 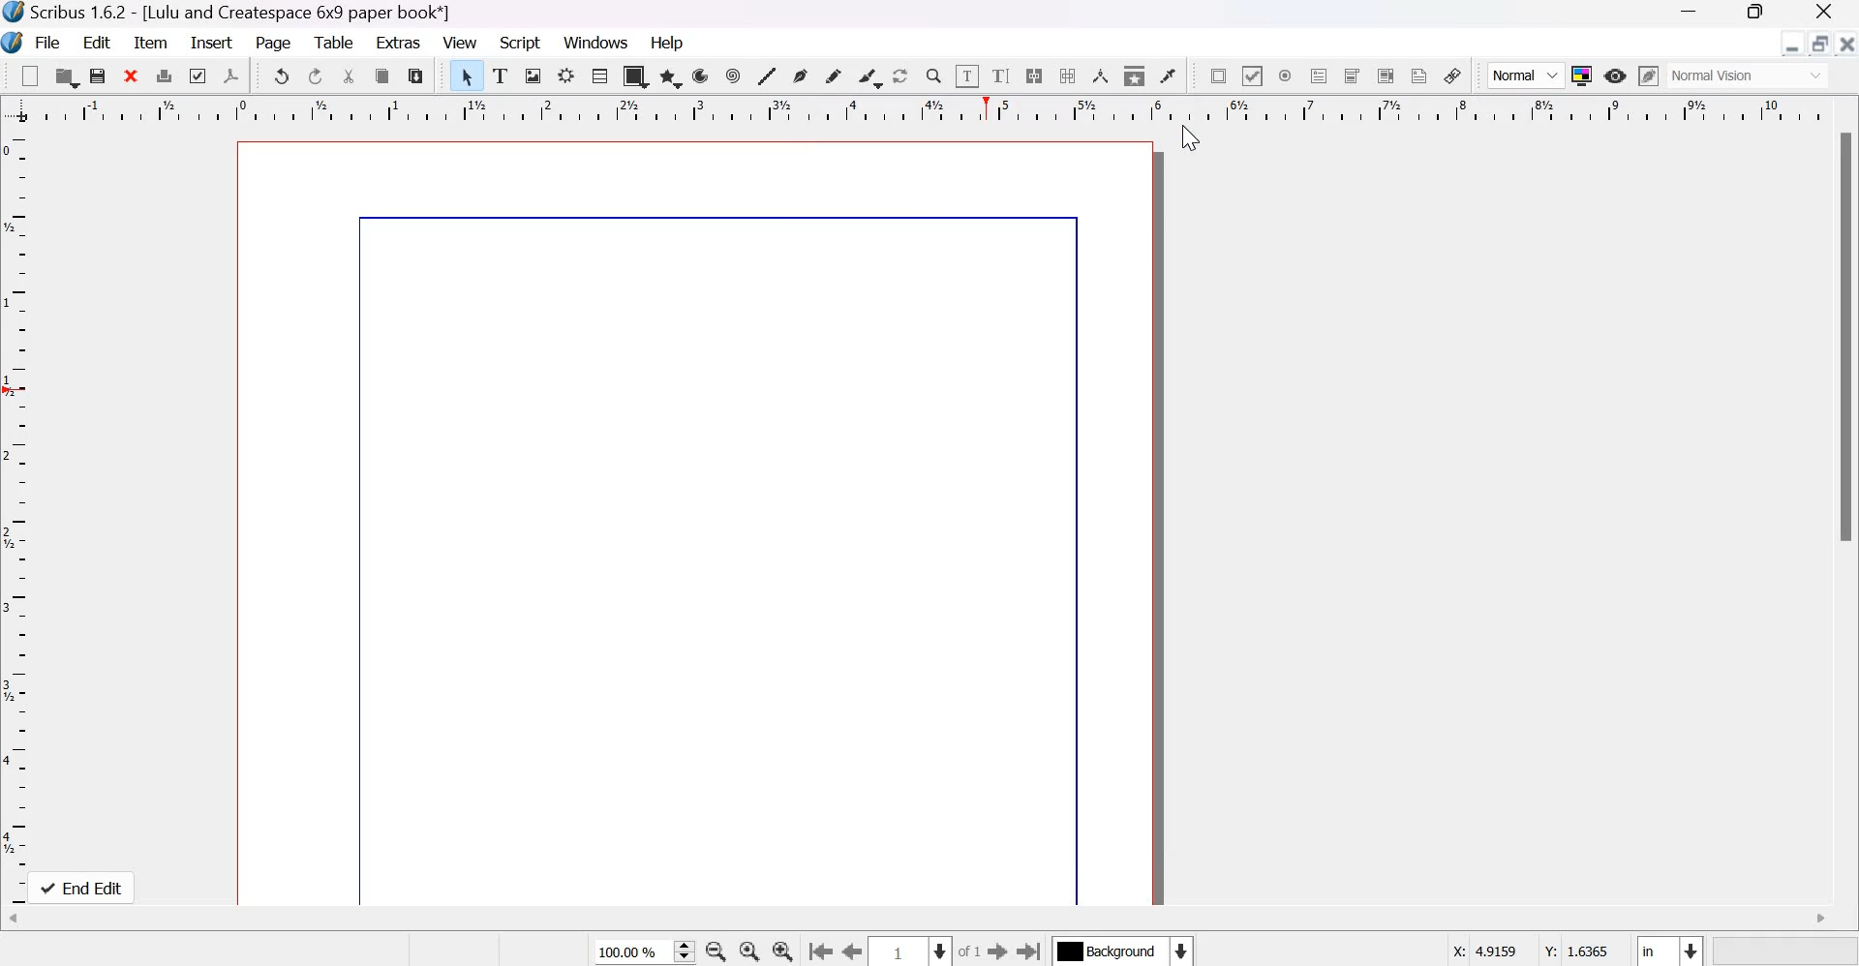 I want to click on go to the first page, so click(x=817, y=951).